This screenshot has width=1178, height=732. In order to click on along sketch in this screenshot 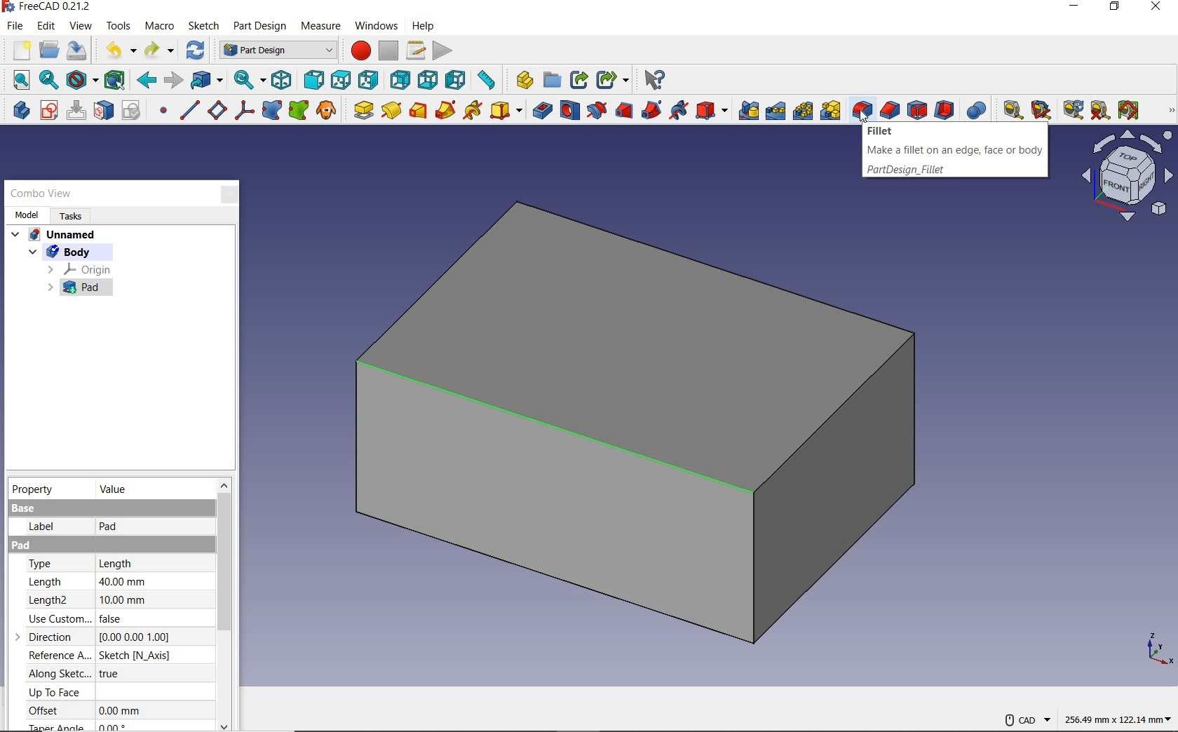, I will do `click(57, 675)`.